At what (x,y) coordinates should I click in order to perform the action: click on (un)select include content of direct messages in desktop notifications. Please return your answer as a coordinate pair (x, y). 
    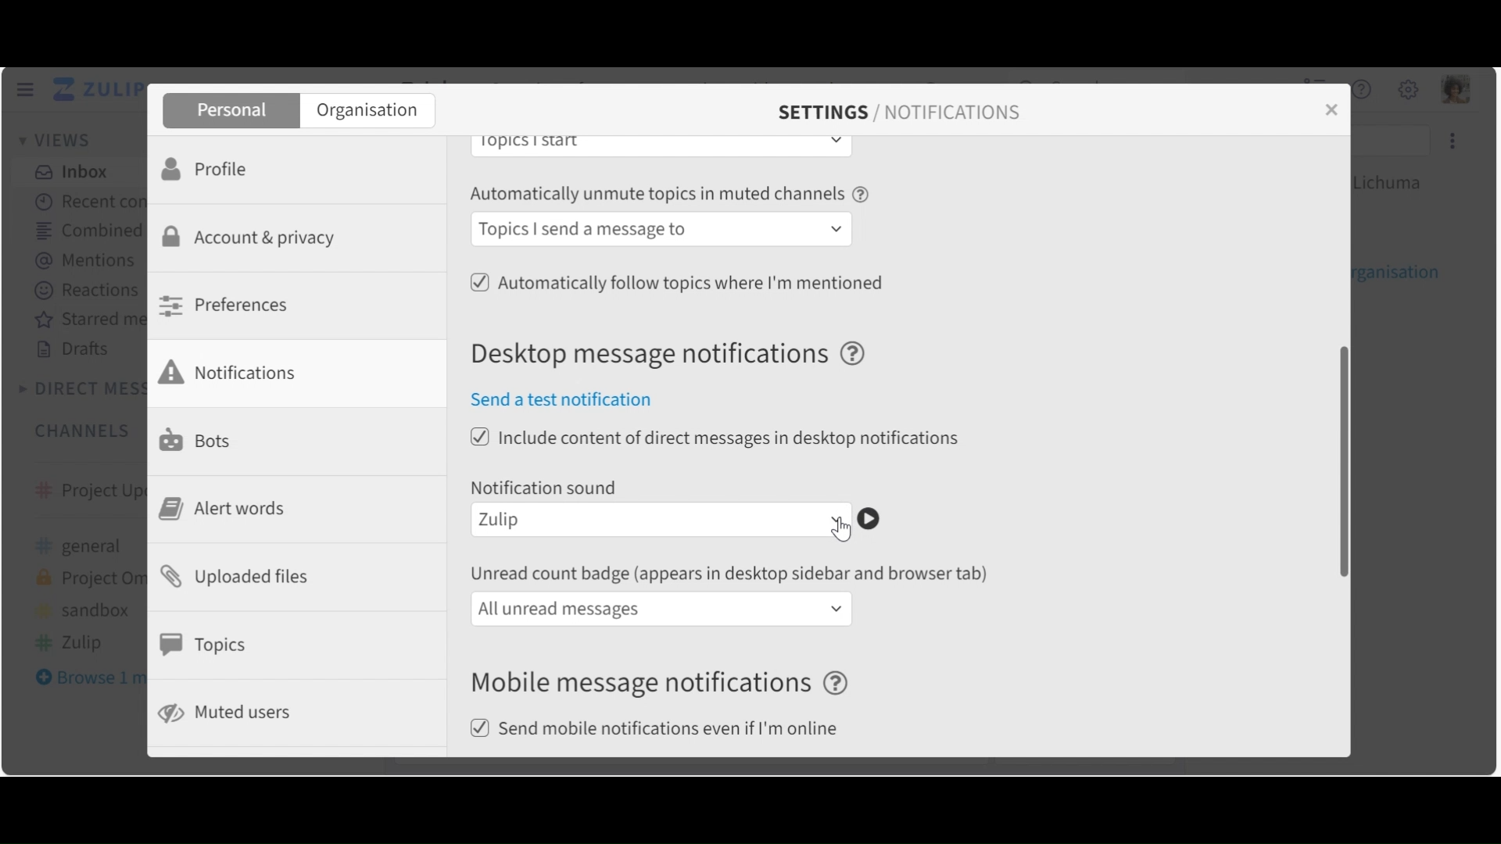
    Looking at the image, I should click on (717, 438).